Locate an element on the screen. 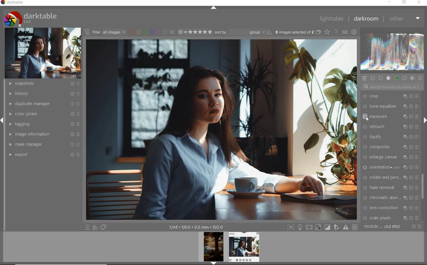 This screenshot has width=427, height=265. ENABLE FOR ONLINE HELP is located at coordinates (336, 32).